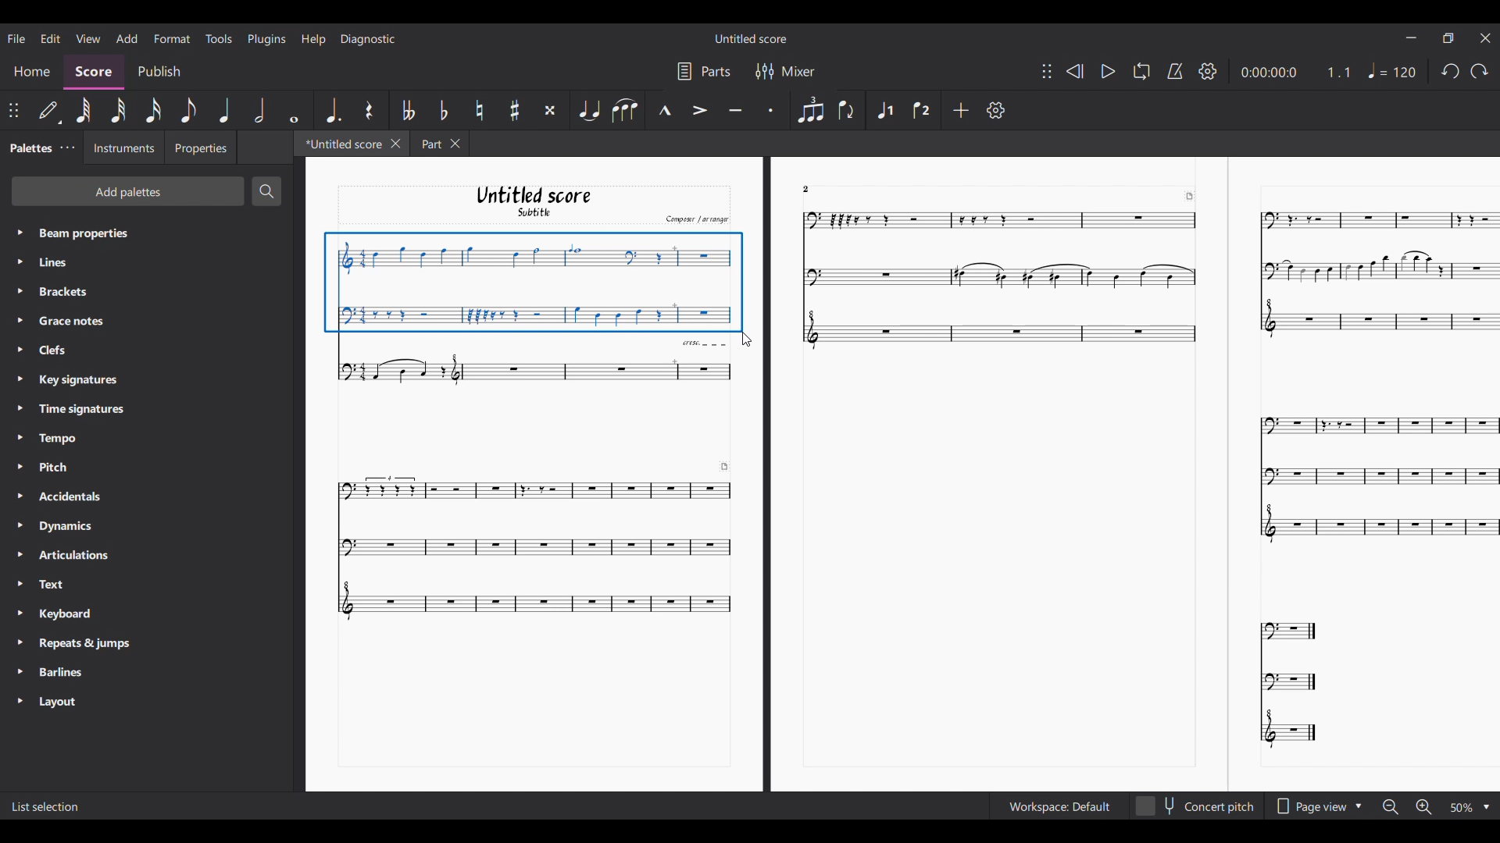 This screenshot has width=1500, height=843. Describe the element at coordinates (920, 110) in the screenshot. I see `Voice 2` at that location.